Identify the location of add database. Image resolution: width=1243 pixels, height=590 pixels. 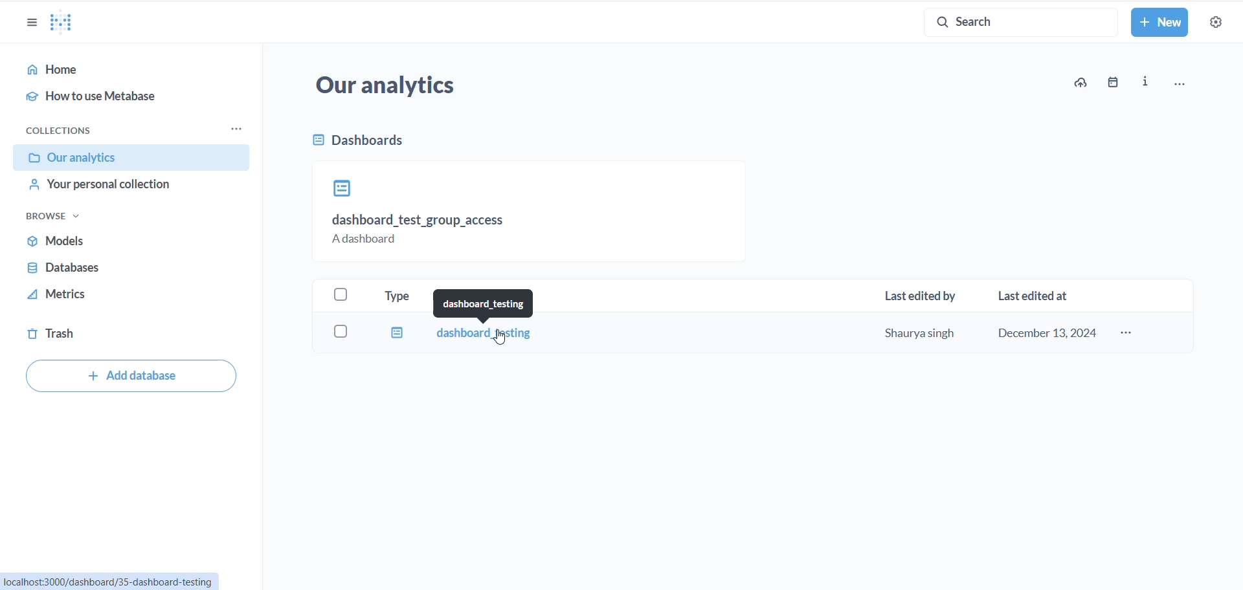
(129, 375).